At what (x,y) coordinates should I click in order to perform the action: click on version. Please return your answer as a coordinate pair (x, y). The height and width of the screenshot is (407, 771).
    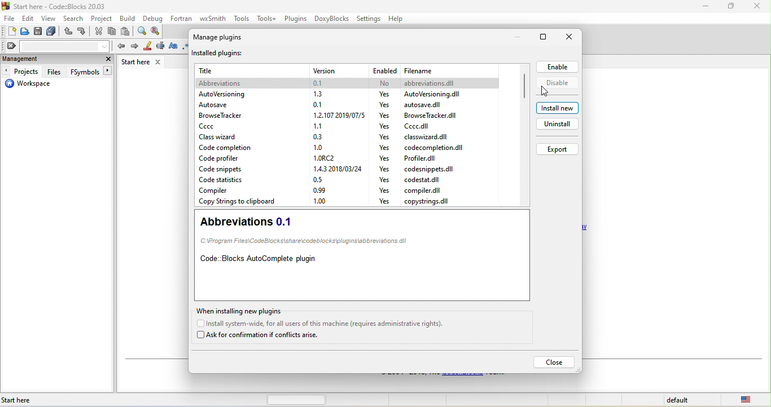
    Looking at the image, I should click on (318, 125).